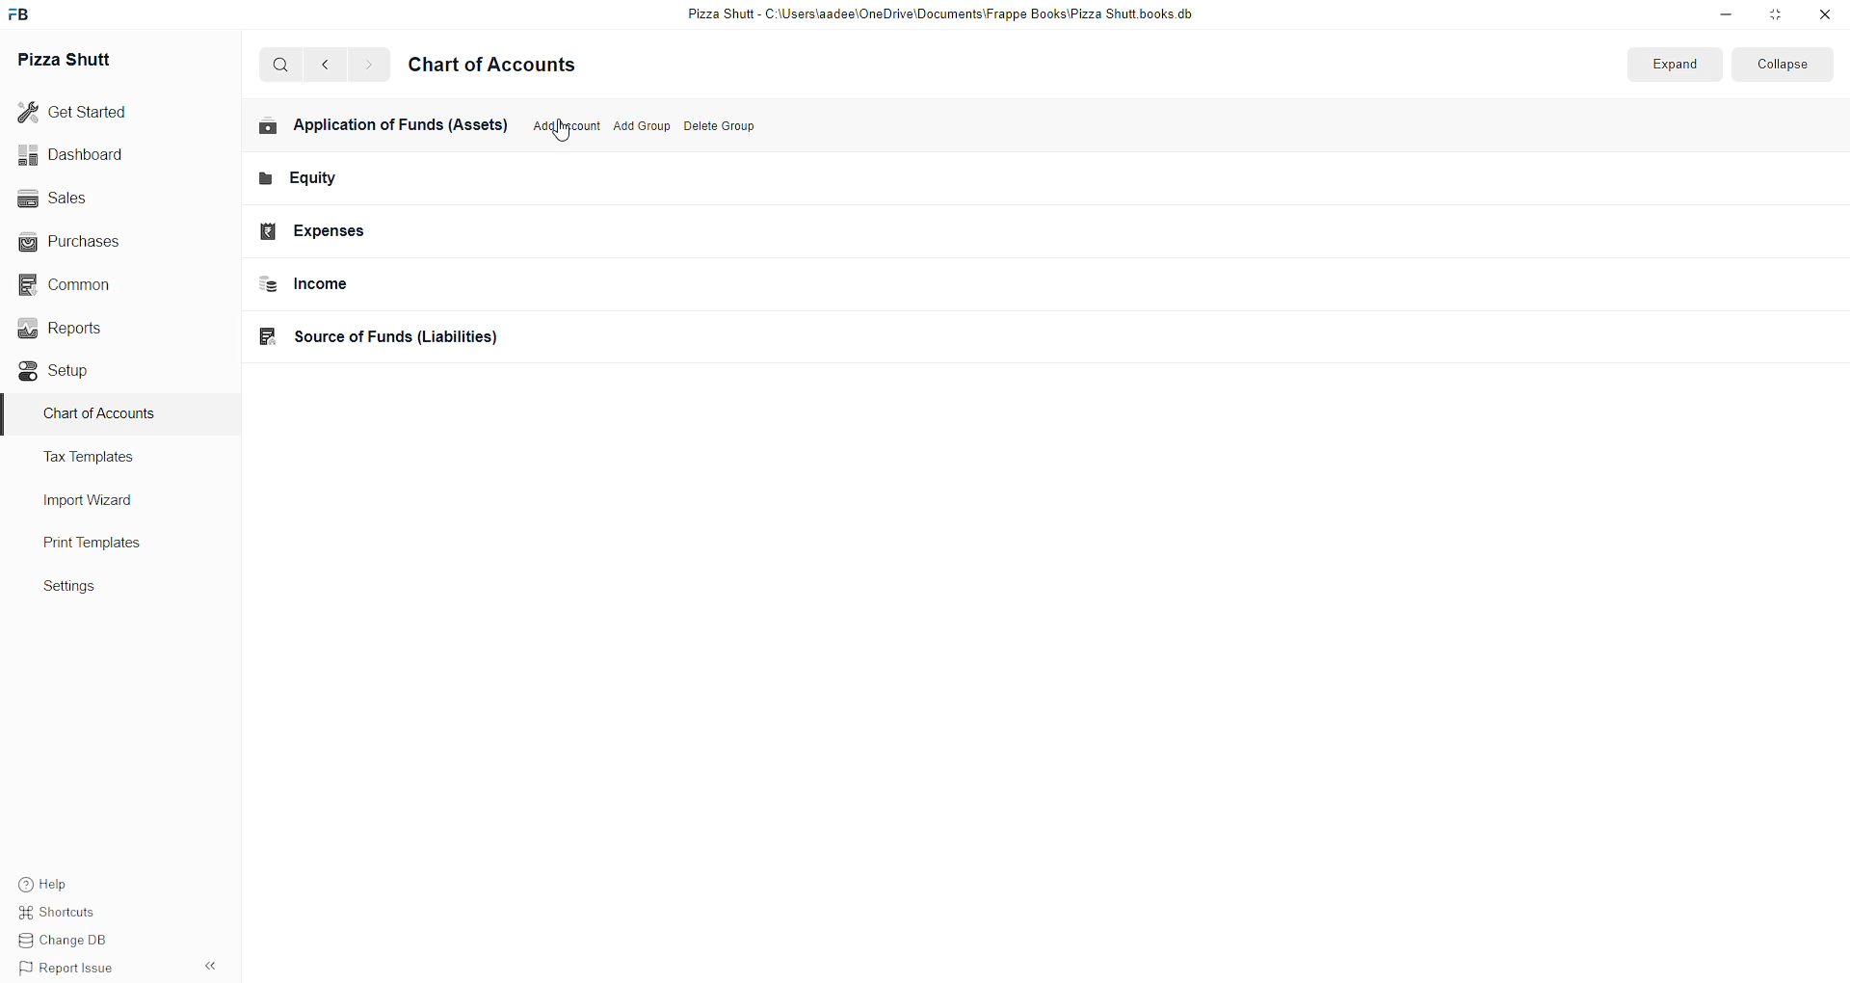 This screenshot has height=983, width=1850. I want to click on Source of funds(Liabilities), so click(396, 335).